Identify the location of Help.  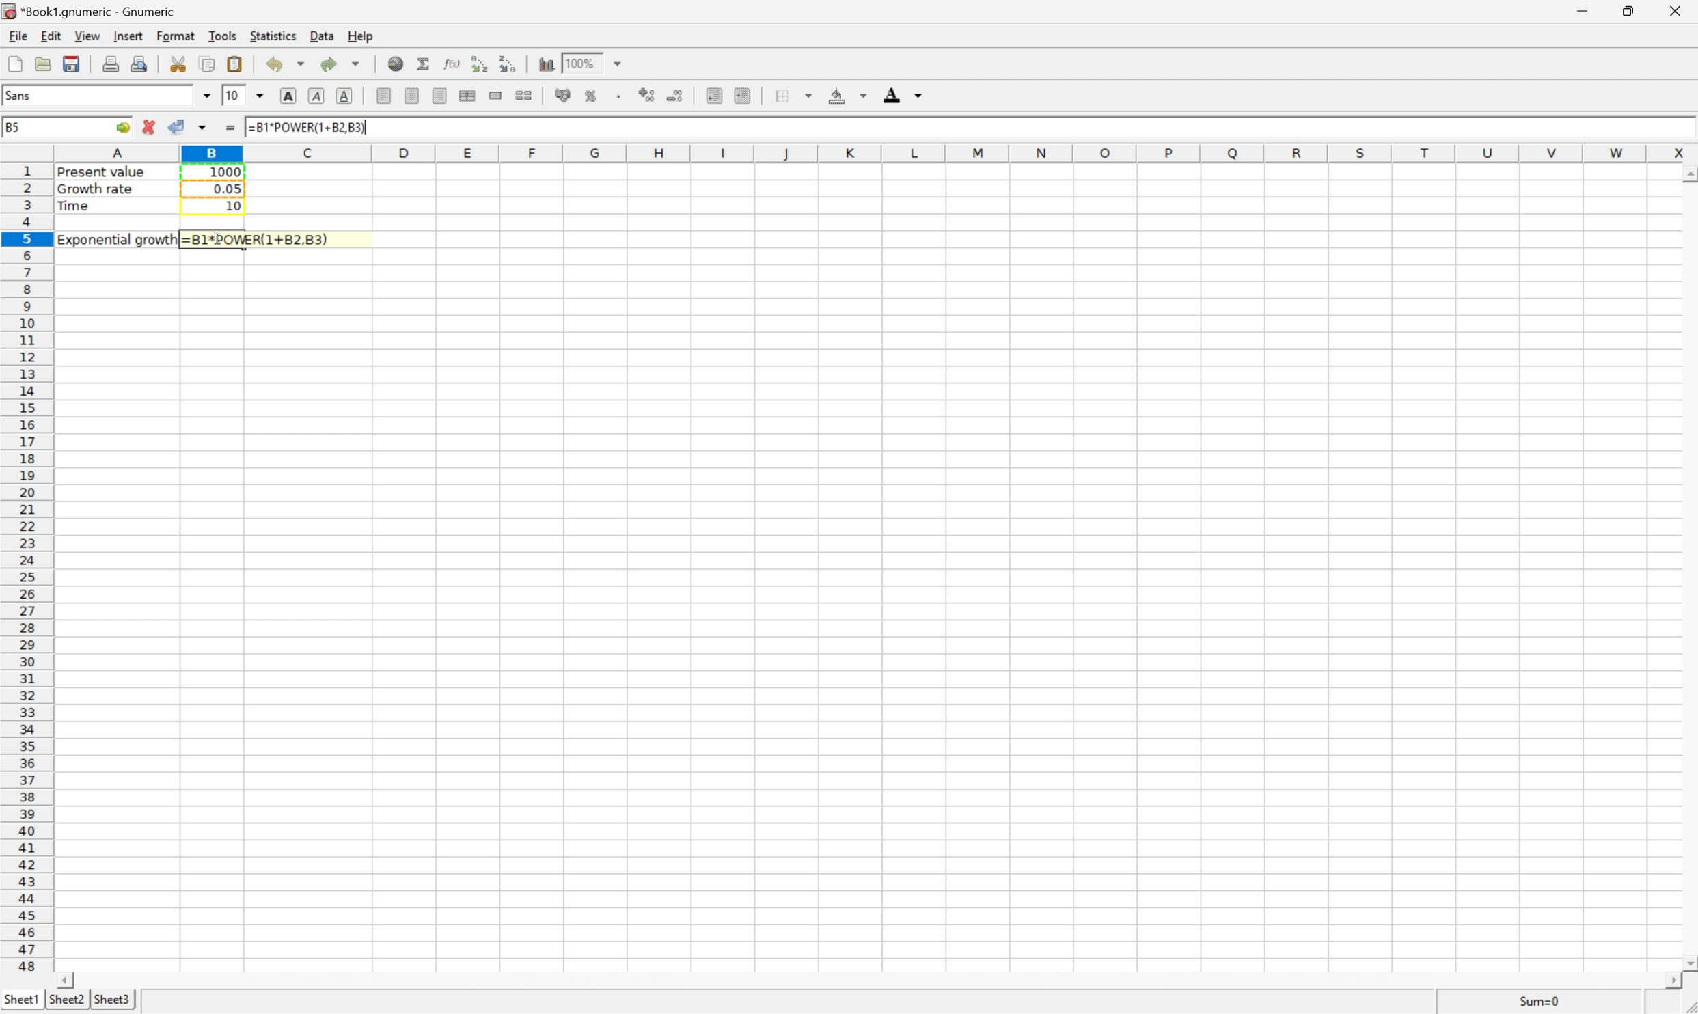
(361, 36).